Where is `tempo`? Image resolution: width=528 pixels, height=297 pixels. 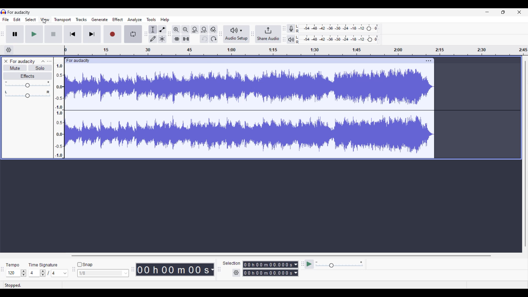 tempo is located at coordinates (13, 265).